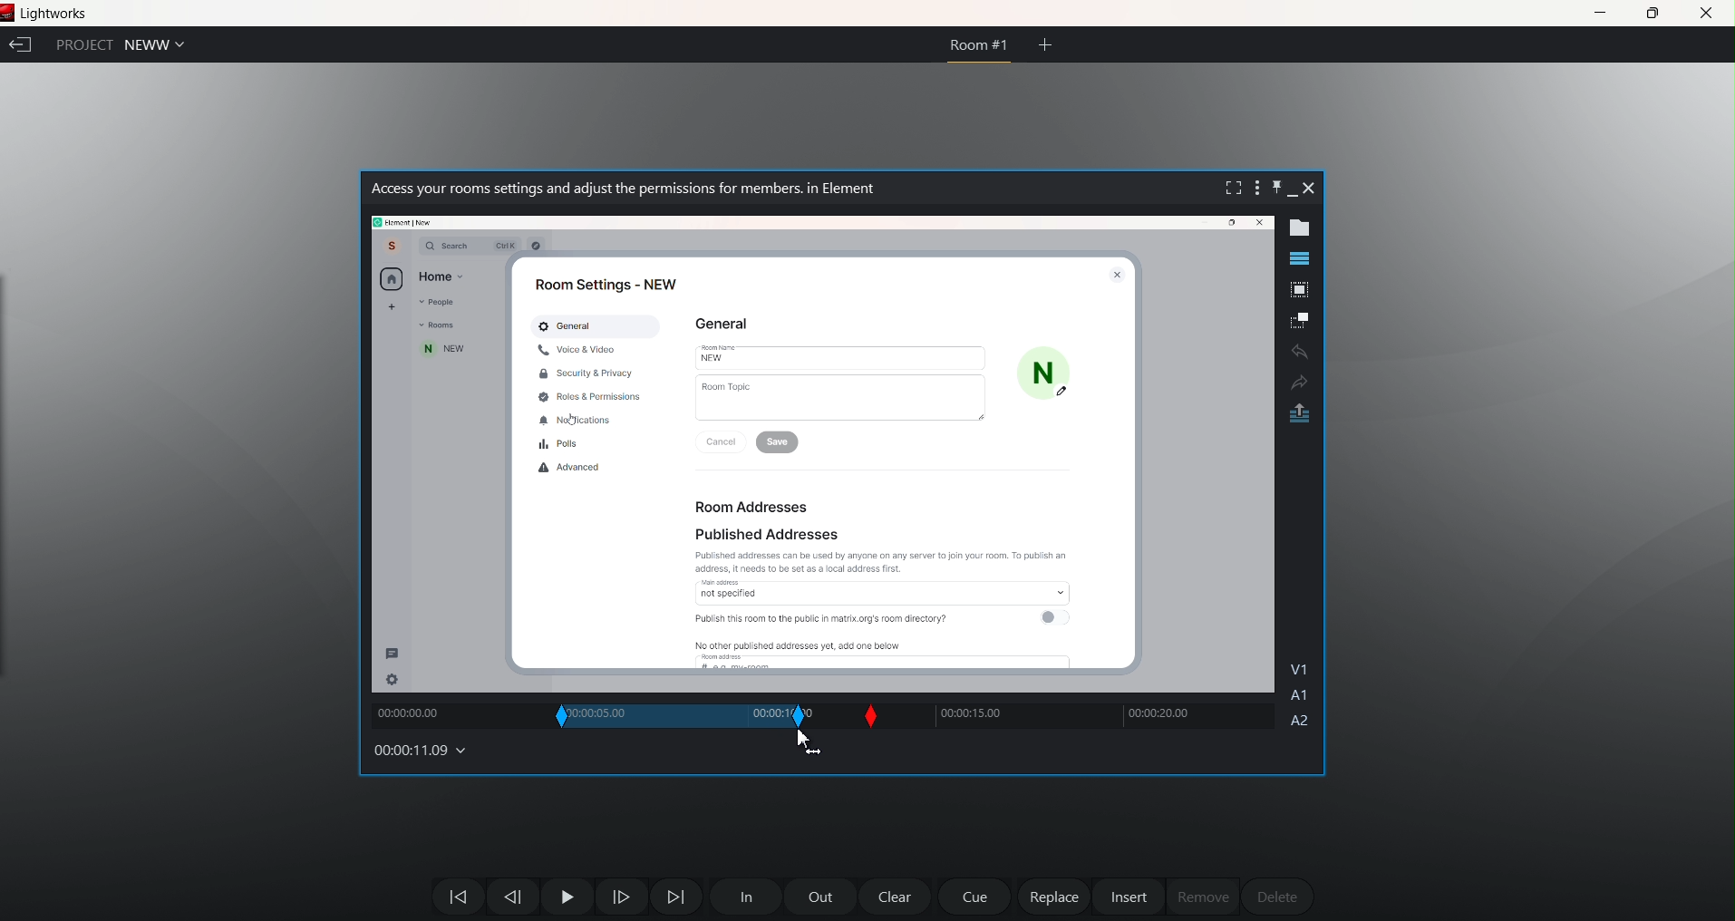 The width and height of the screenshot is (1735, 921). What do you see at coordinates (1301, 319) in the screenshot?
I see `make subclip` at bounding box center [1301, 319].